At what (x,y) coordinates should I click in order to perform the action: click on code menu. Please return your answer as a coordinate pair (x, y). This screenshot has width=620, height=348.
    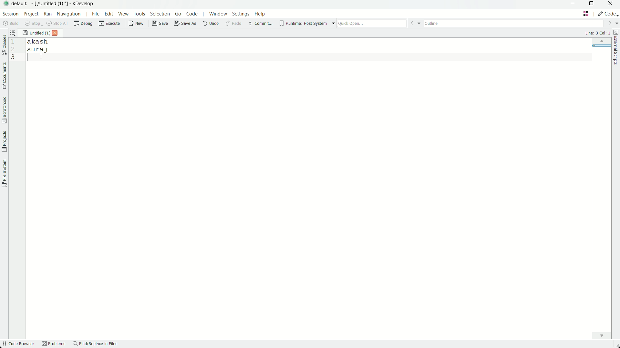
    Looking at the image, I should click on (191, 14).